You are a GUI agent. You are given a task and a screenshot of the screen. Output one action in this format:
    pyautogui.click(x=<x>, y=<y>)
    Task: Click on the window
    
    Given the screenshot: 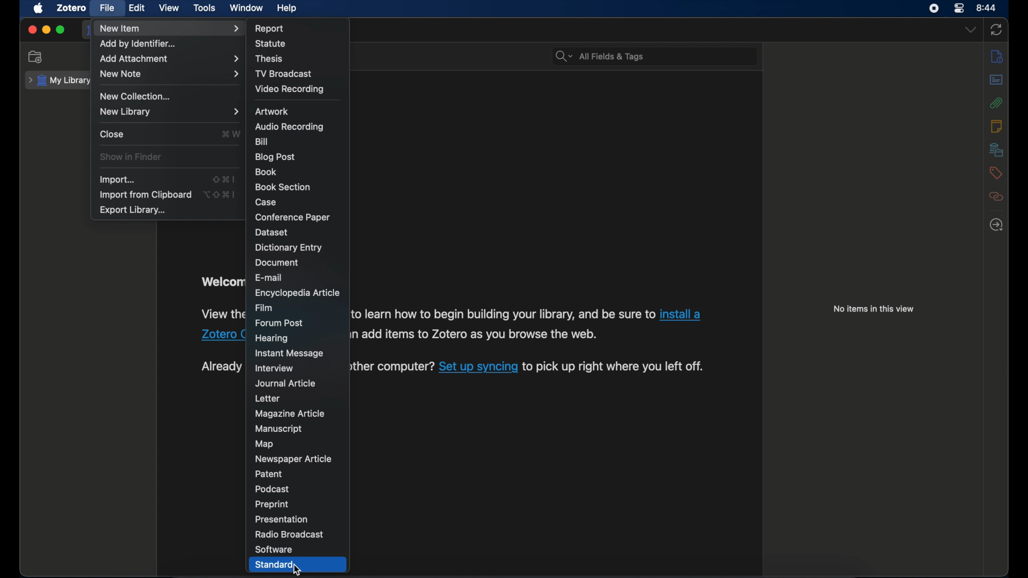 What is the action you would take?
    pyautogui.click(x=245, y=8)
    